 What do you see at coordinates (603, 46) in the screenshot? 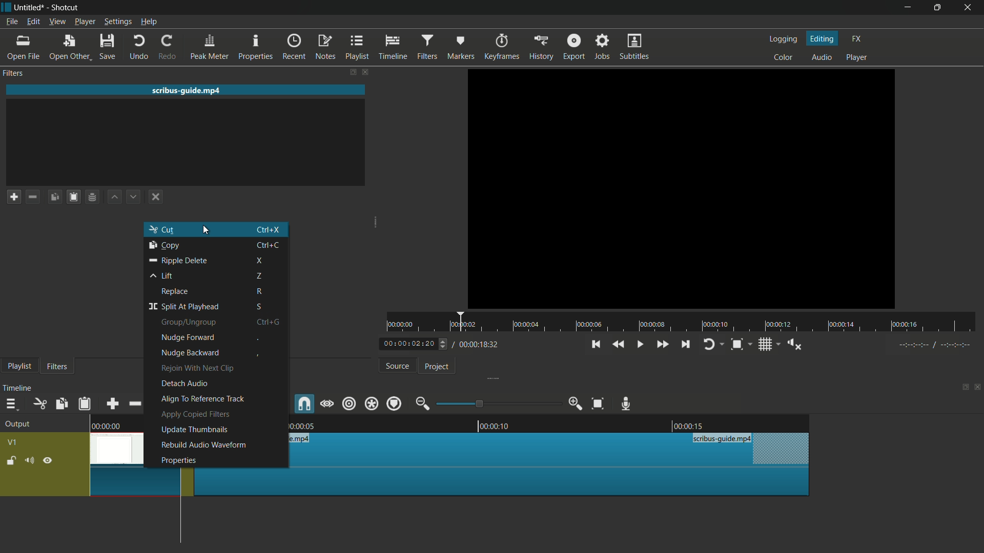
I see `jobs` at bounding box center [603, 46].